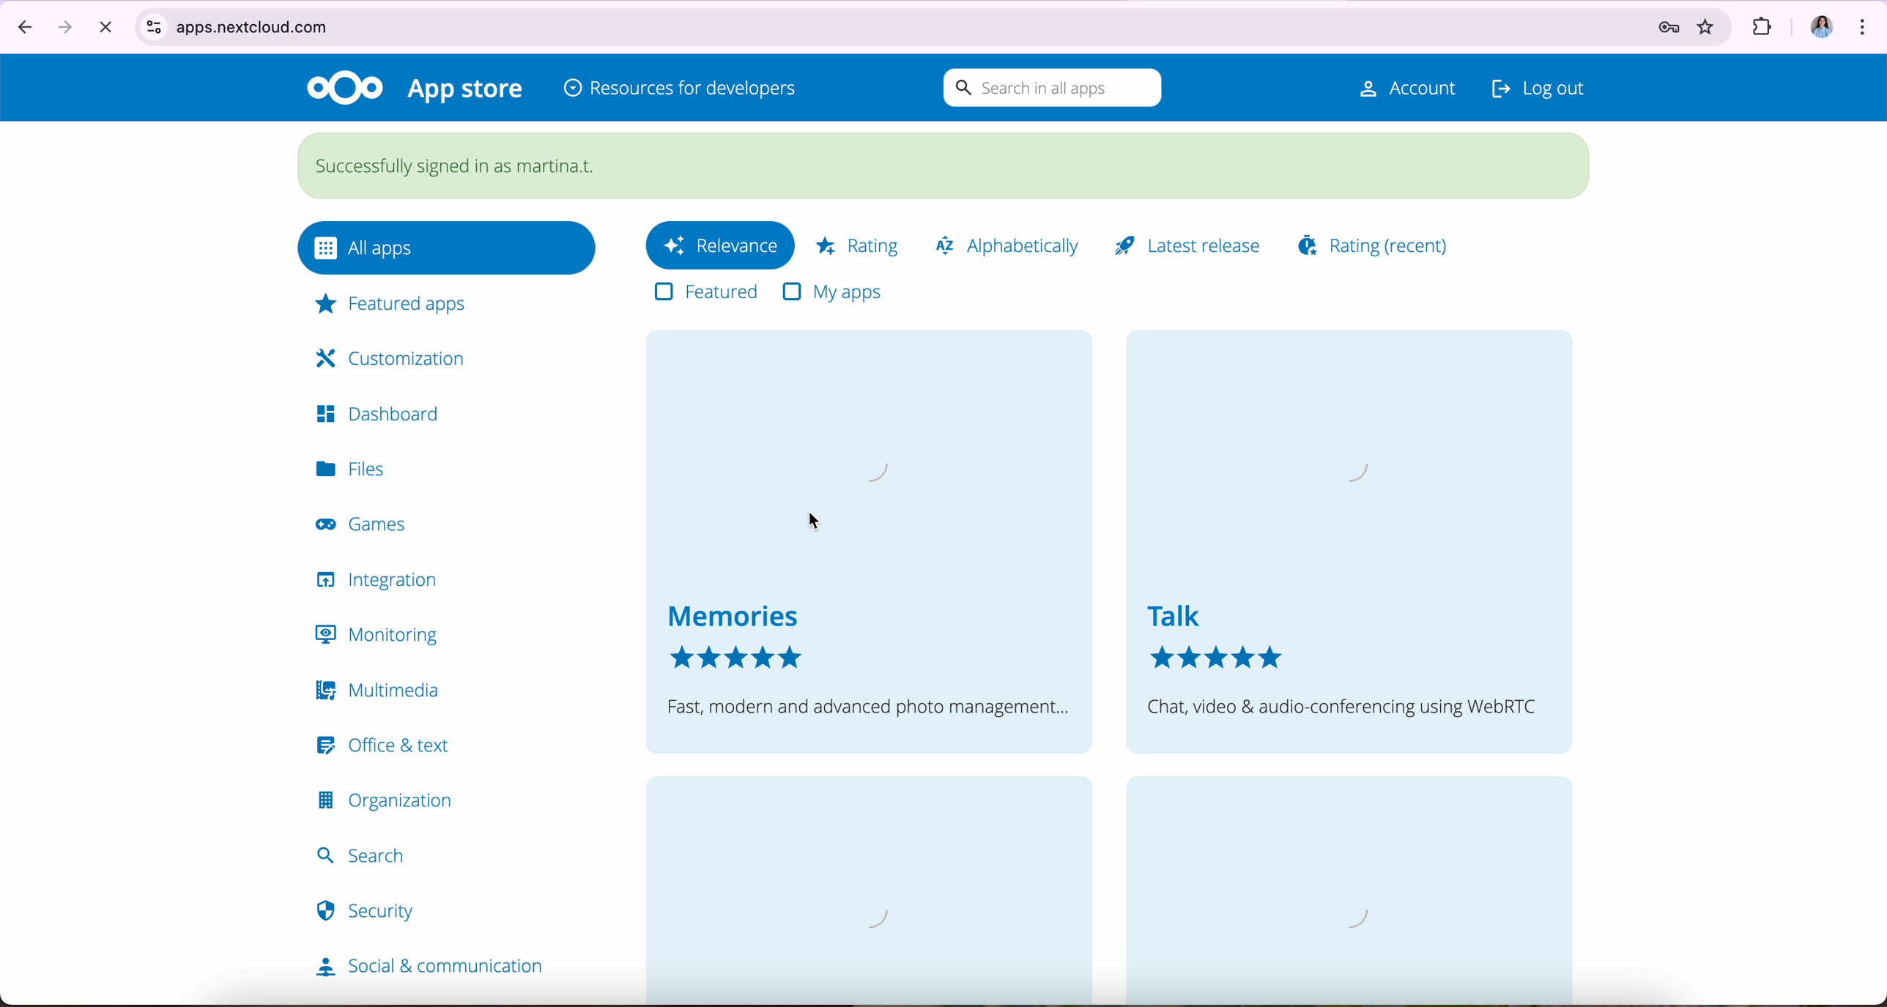 The image size is (1887, 1007). What do you see at coordinates (1337, 894) in the screenshot?
I see `collections` at bounding box center [1337, 894].